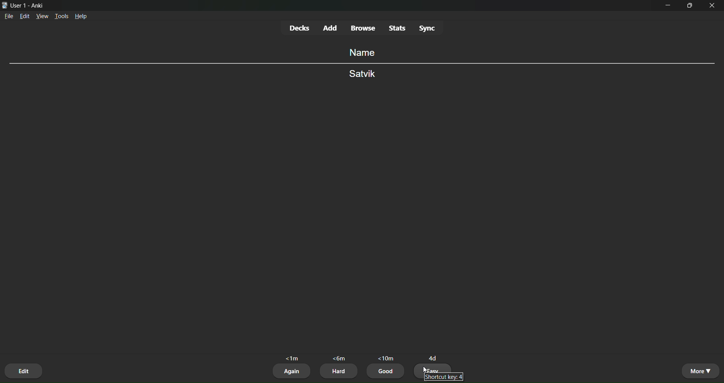 This screenshot has height=383, width=724. I want to click on easy, so click(434, 368).